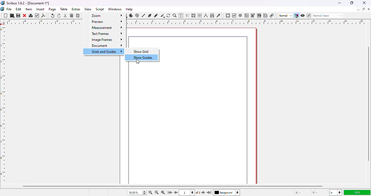  I want to click on item, so click(29, 9).